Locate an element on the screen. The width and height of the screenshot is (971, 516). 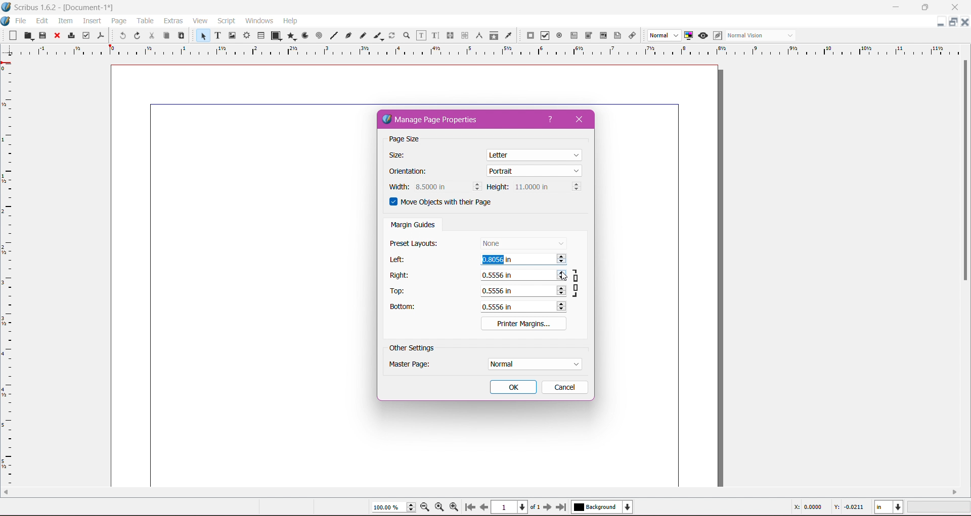
Title Bar color change on click is located at coordinates (498, 7).